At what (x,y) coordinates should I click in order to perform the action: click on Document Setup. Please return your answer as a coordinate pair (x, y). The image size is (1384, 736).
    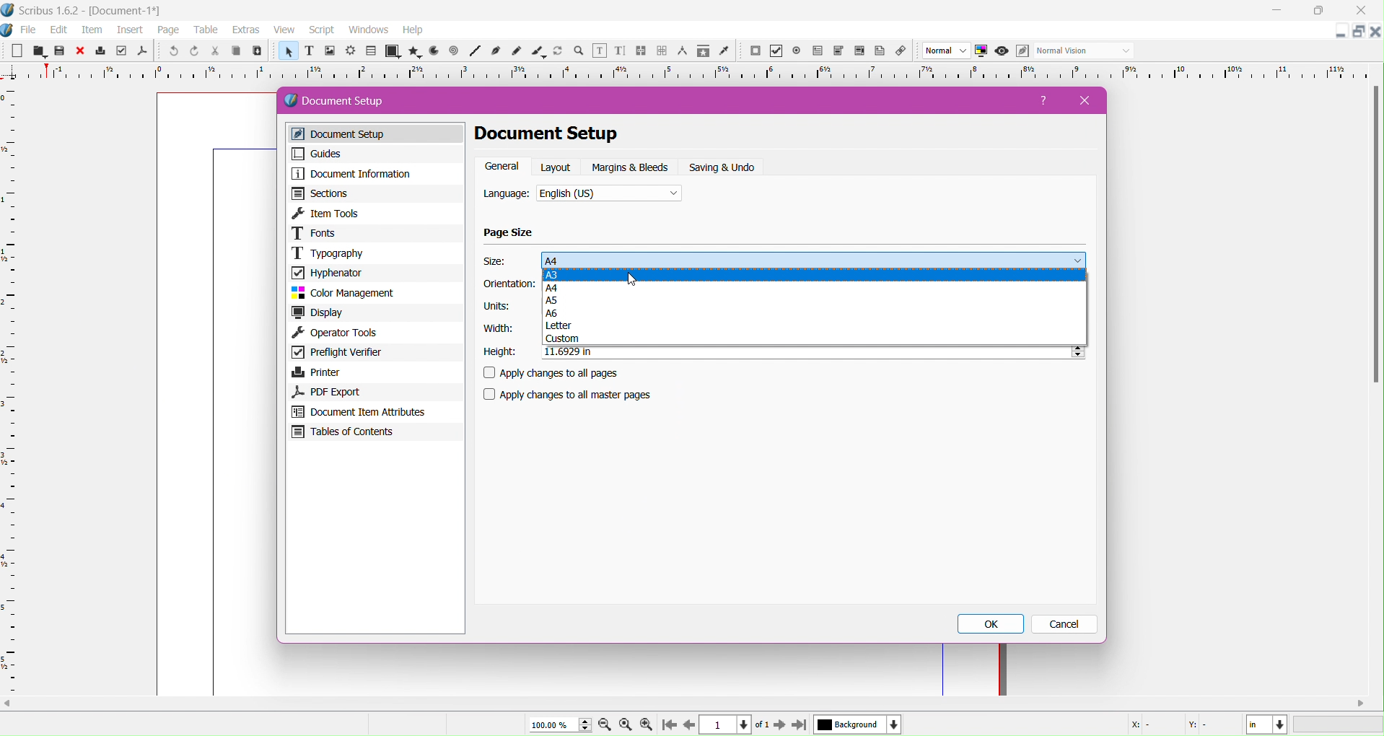
    Looking at the image, I should click on (379, 134).